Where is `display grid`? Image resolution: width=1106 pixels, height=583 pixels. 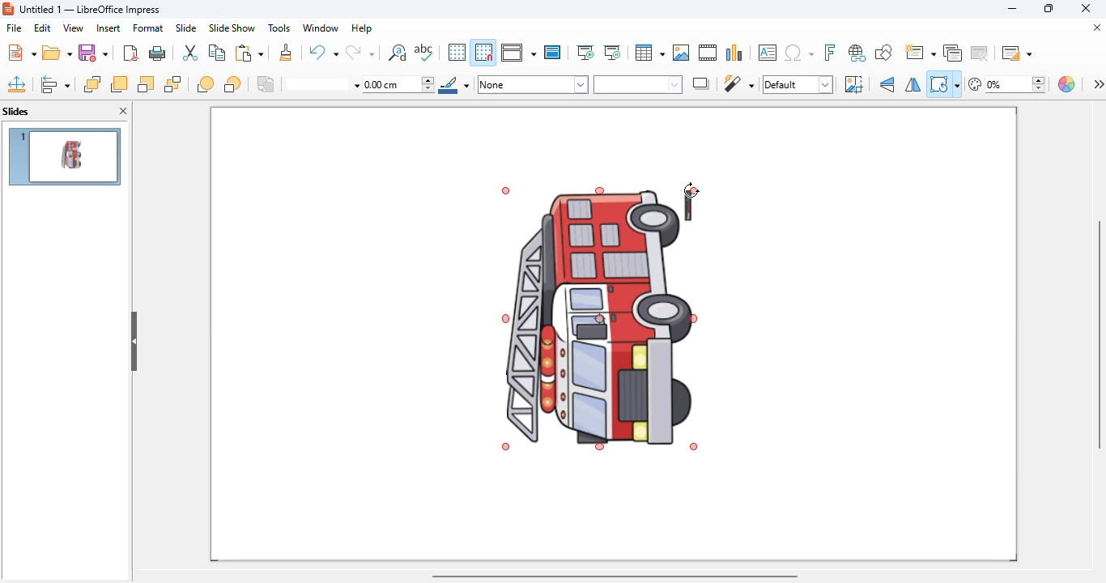 display grid is located at coordinates (457, 53).